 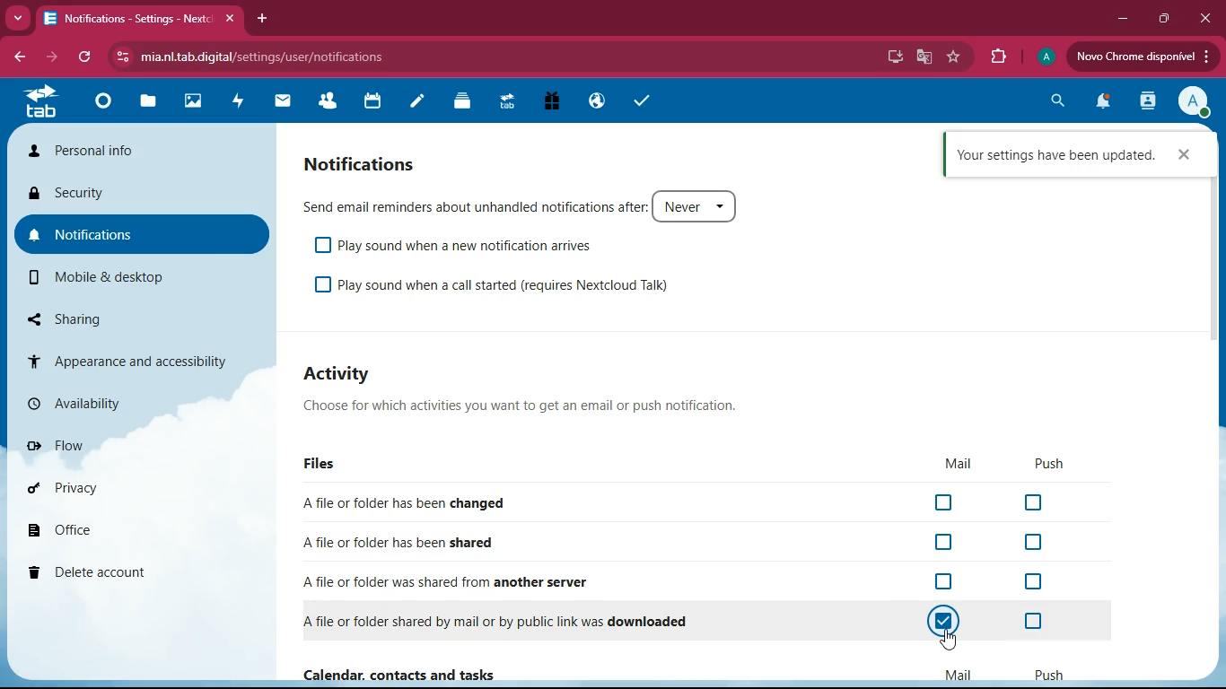 I want to click on files, so click(x=324, y=464).